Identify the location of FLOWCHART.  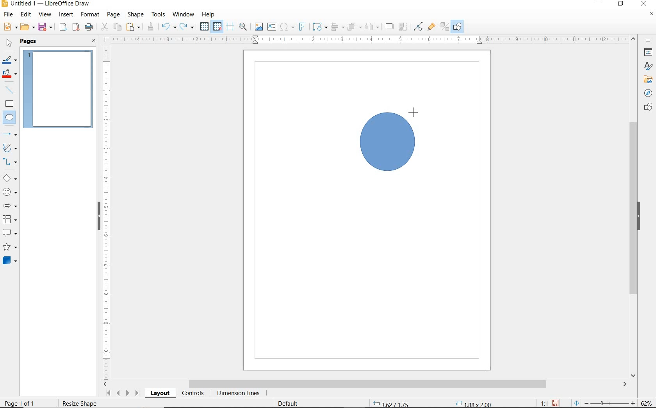
(9, 220).